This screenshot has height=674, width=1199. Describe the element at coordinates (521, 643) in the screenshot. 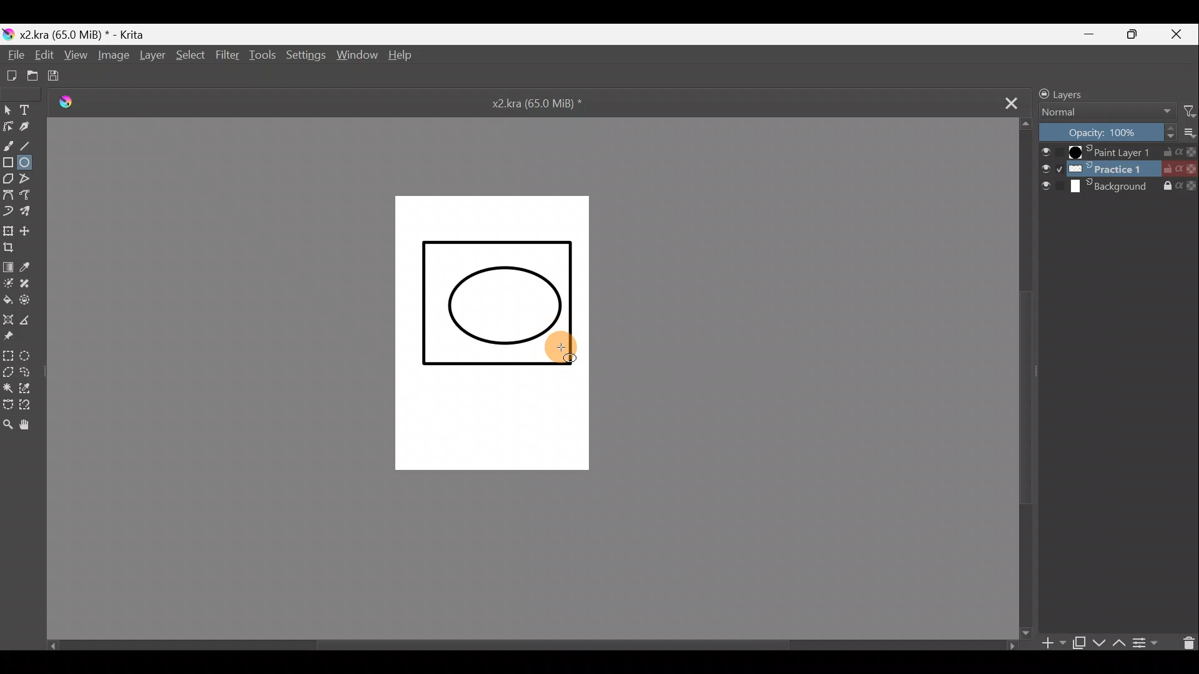

I see `Scroll bar` at that location.